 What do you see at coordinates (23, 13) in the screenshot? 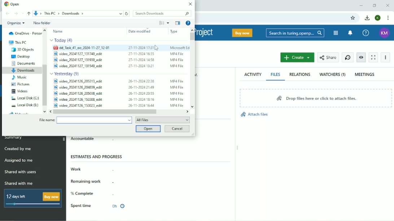
I see `Recent locations` at bounding box center [23, 13].